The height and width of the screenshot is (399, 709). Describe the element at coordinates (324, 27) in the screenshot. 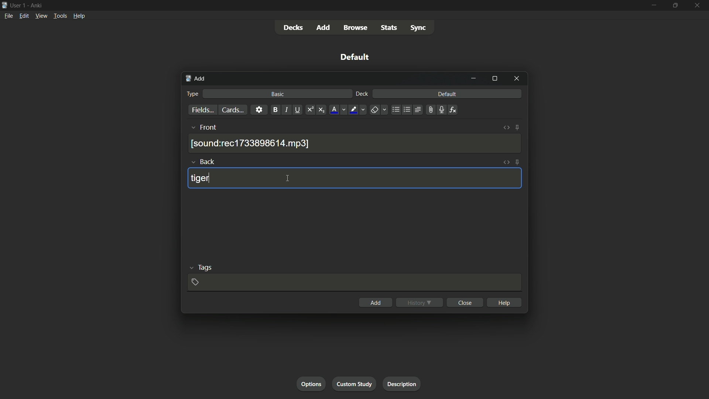

I see `add` at that location.